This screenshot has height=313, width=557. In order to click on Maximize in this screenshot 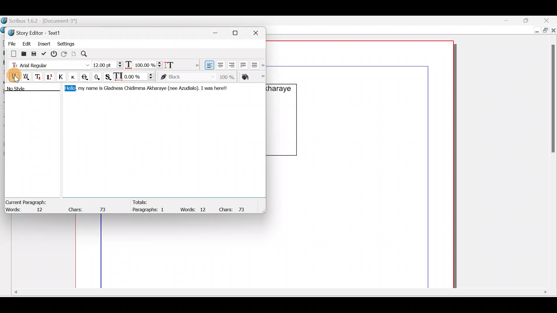, I will do `click(529, 20)`.